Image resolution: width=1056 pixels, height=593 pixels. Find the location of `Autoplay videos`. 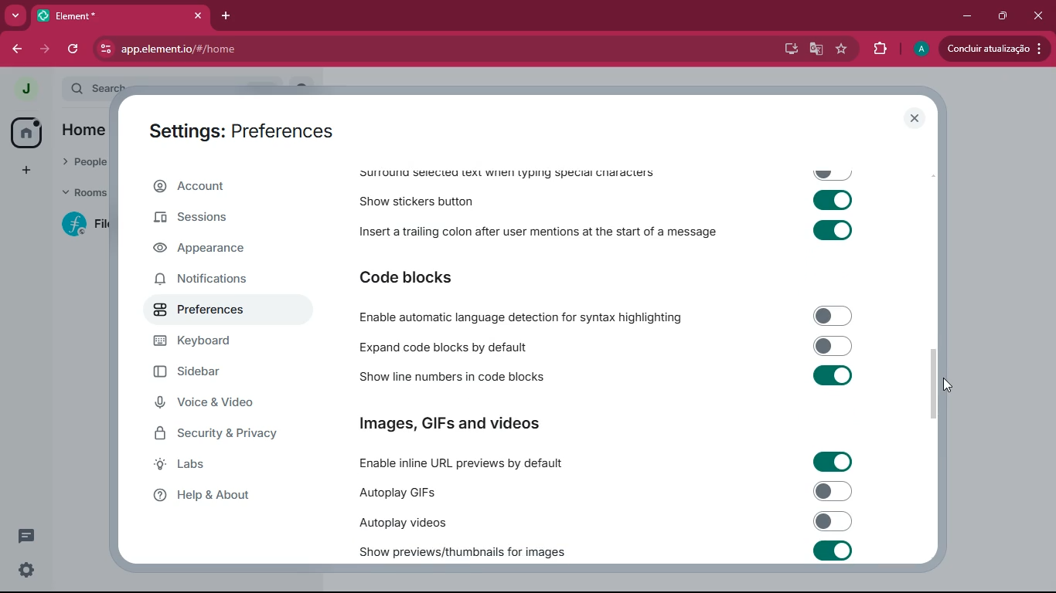

Autoplay videos is located at coordinates (605, 522).